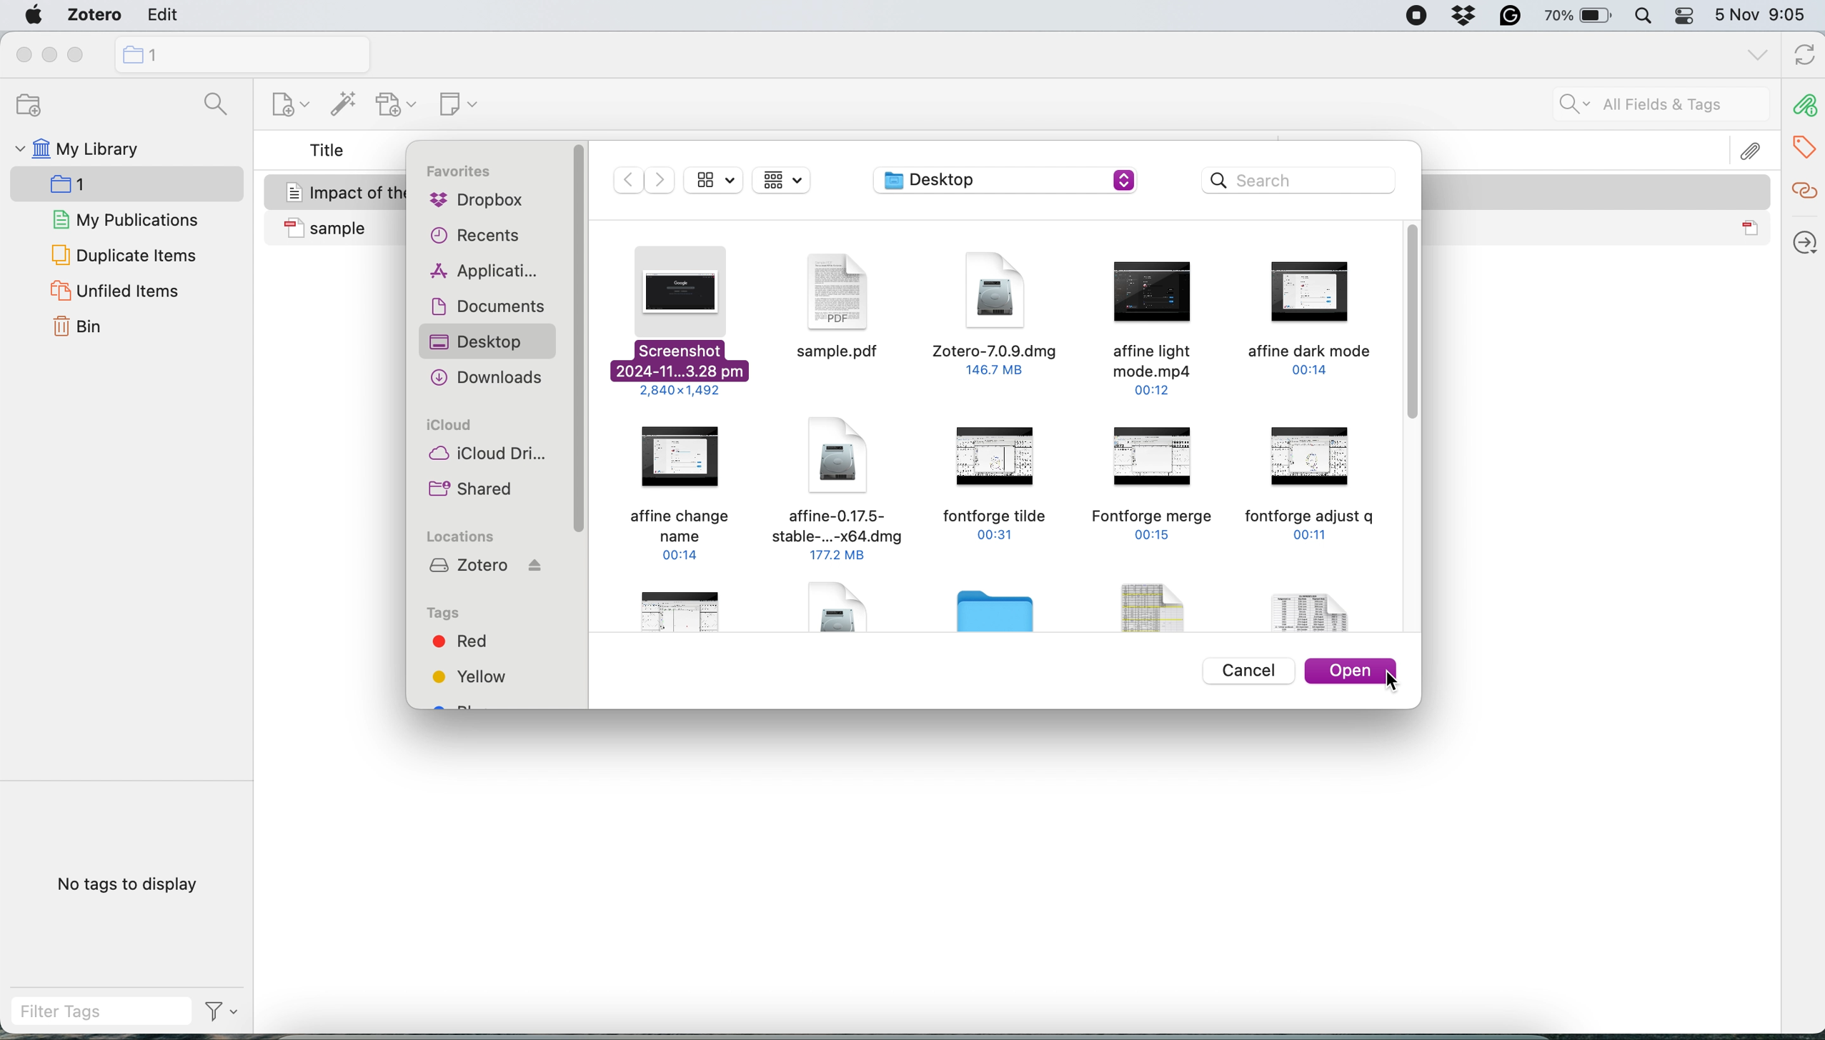 The width and height of the screenshot is (1825, 1040). Describe the element at coordinates (1573, 15) in the screenshot. I see `battery` at that location.